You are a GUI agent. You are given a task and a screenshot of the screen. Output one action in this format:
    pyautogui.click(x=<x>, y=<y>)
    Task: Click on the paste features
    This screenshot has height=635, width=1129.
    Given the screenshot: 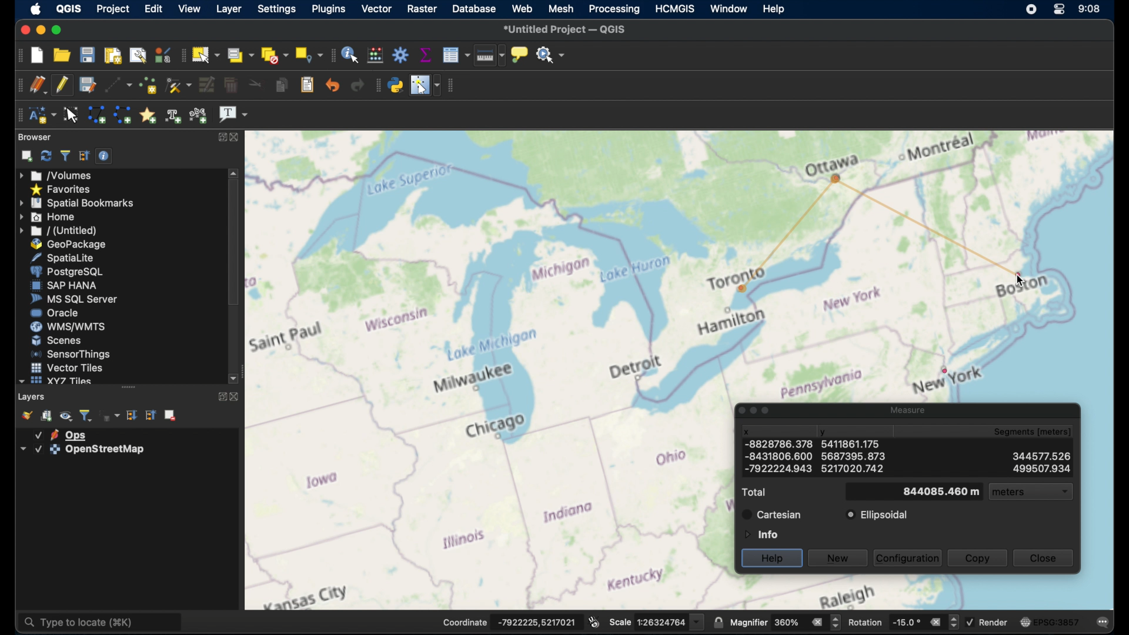 What is the action you would take?
    pyautogui.click(x=308, y=85)
    